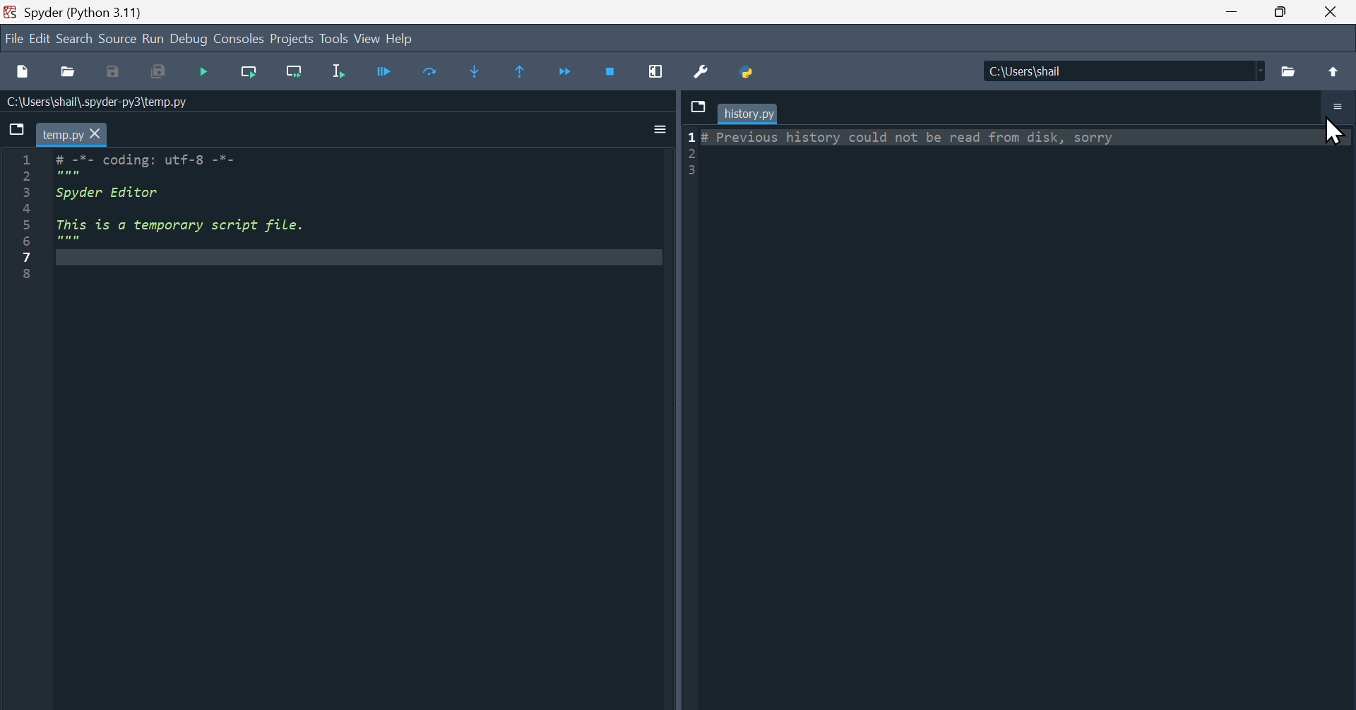  What do you see at coordinates (17, 131) in the screenshot?
I see `Browse tabs` at bounding box center [17, 131].